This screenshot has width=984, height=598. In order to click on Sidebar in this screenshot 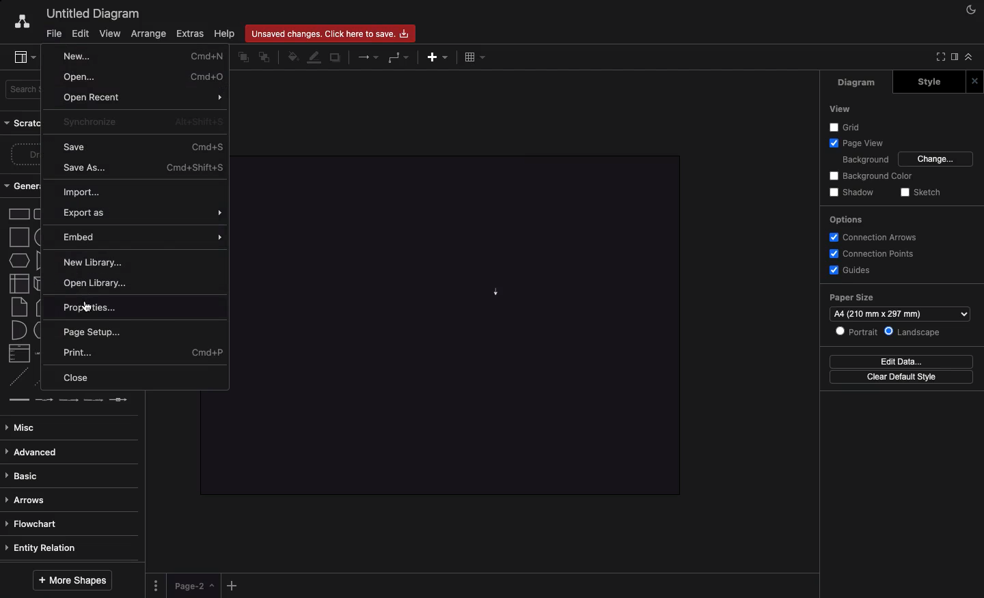, I will do `click(953, 58)`.